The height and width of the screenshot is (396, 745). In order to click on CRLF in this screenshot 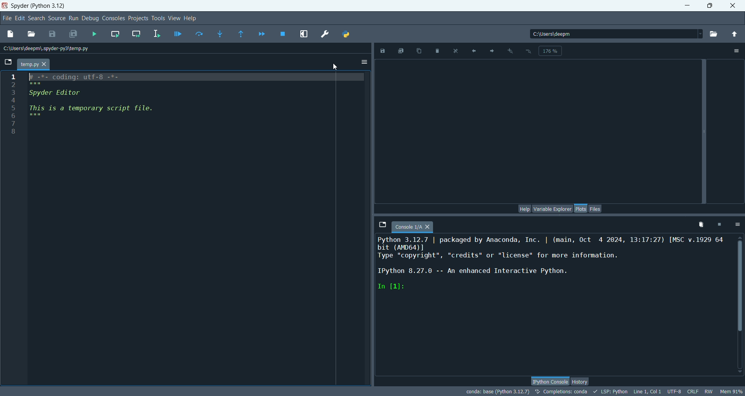, I will do `click(694, 392)`.